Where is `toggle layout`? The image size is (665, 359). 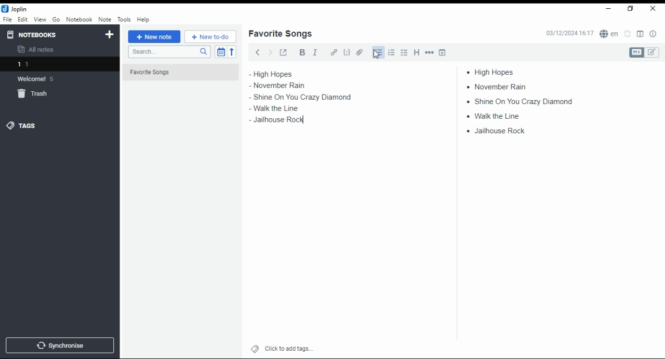 toggle layout is located at coordinates (641, 34).